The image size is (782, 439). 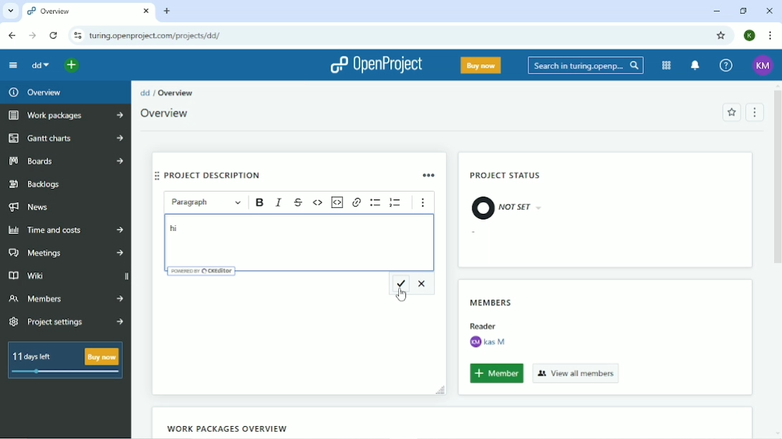 I want to click on Modules, so click(x=666, y=65).